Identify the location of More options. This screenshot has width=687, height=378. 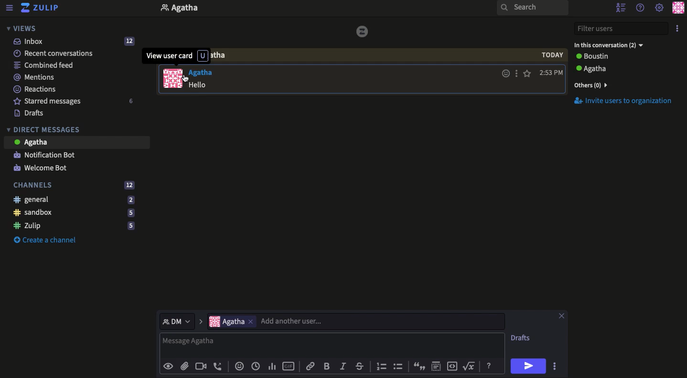
(678, 28).